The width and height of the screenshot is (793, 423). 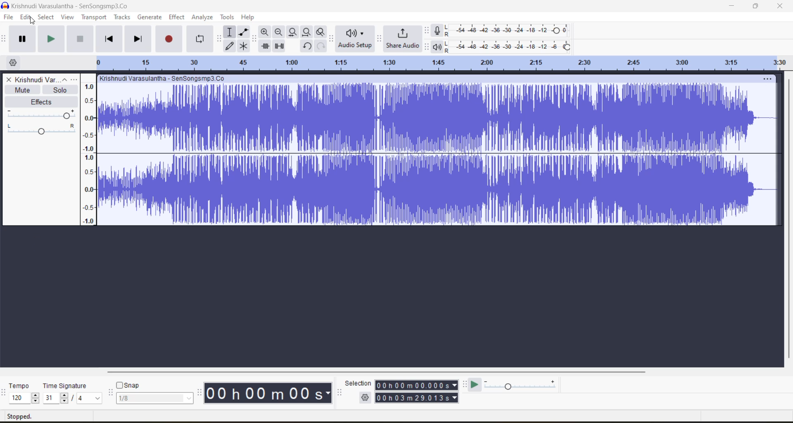 I want to click on selection settings, so click(x=366, y=397).